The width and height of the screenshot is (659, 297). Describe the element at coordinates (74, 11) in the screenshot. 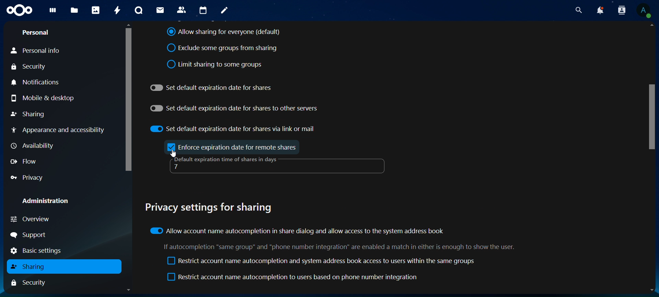

I see `files` at that location.